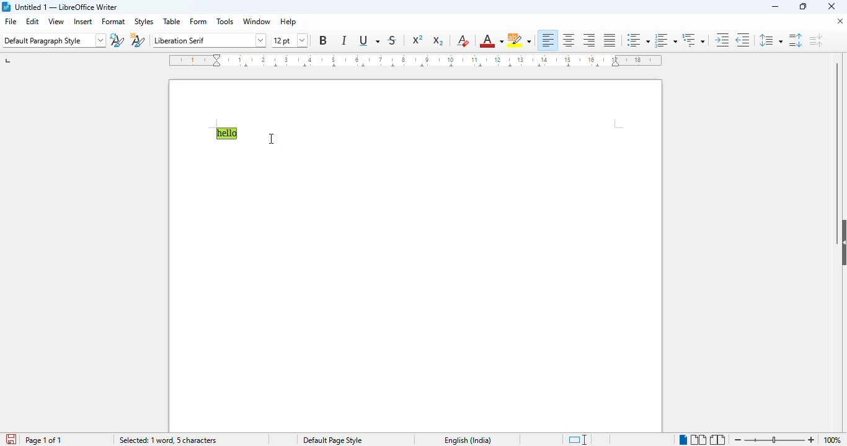 This screenshot has height=446, width=847. Describe the element at coordinates (344, 40) in the screenshot. I see `italic` at that location.